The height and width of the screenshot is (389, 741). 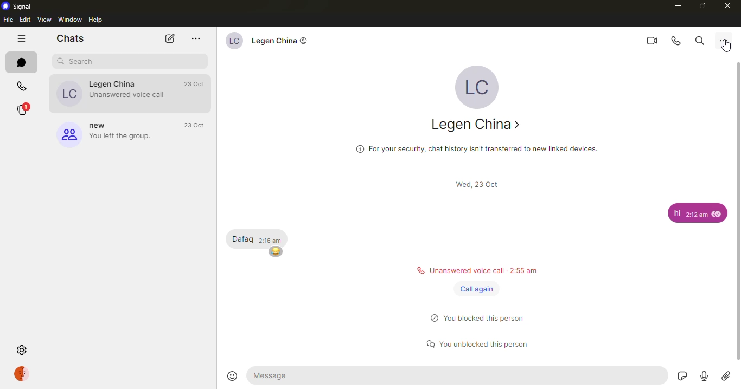 I want to click on status message, so click(x=483, y=317).